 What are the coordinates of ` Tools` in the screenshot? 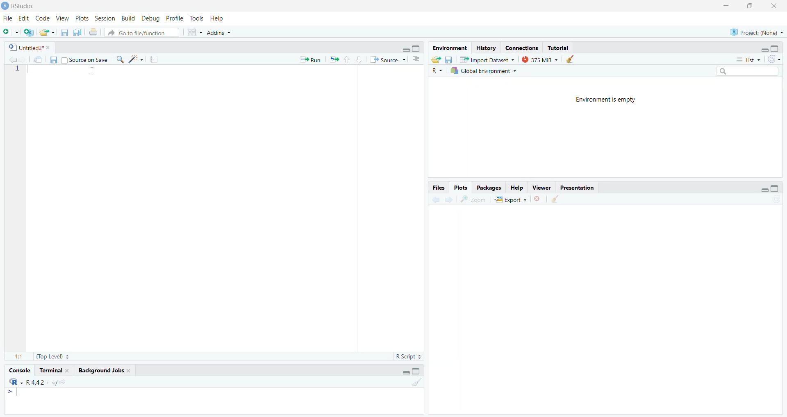 It's located at (196, 18).